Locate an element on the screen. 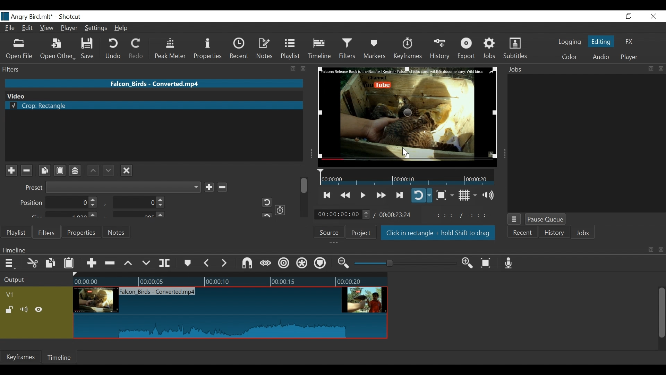  Filters is located at coordinates (348, 48).